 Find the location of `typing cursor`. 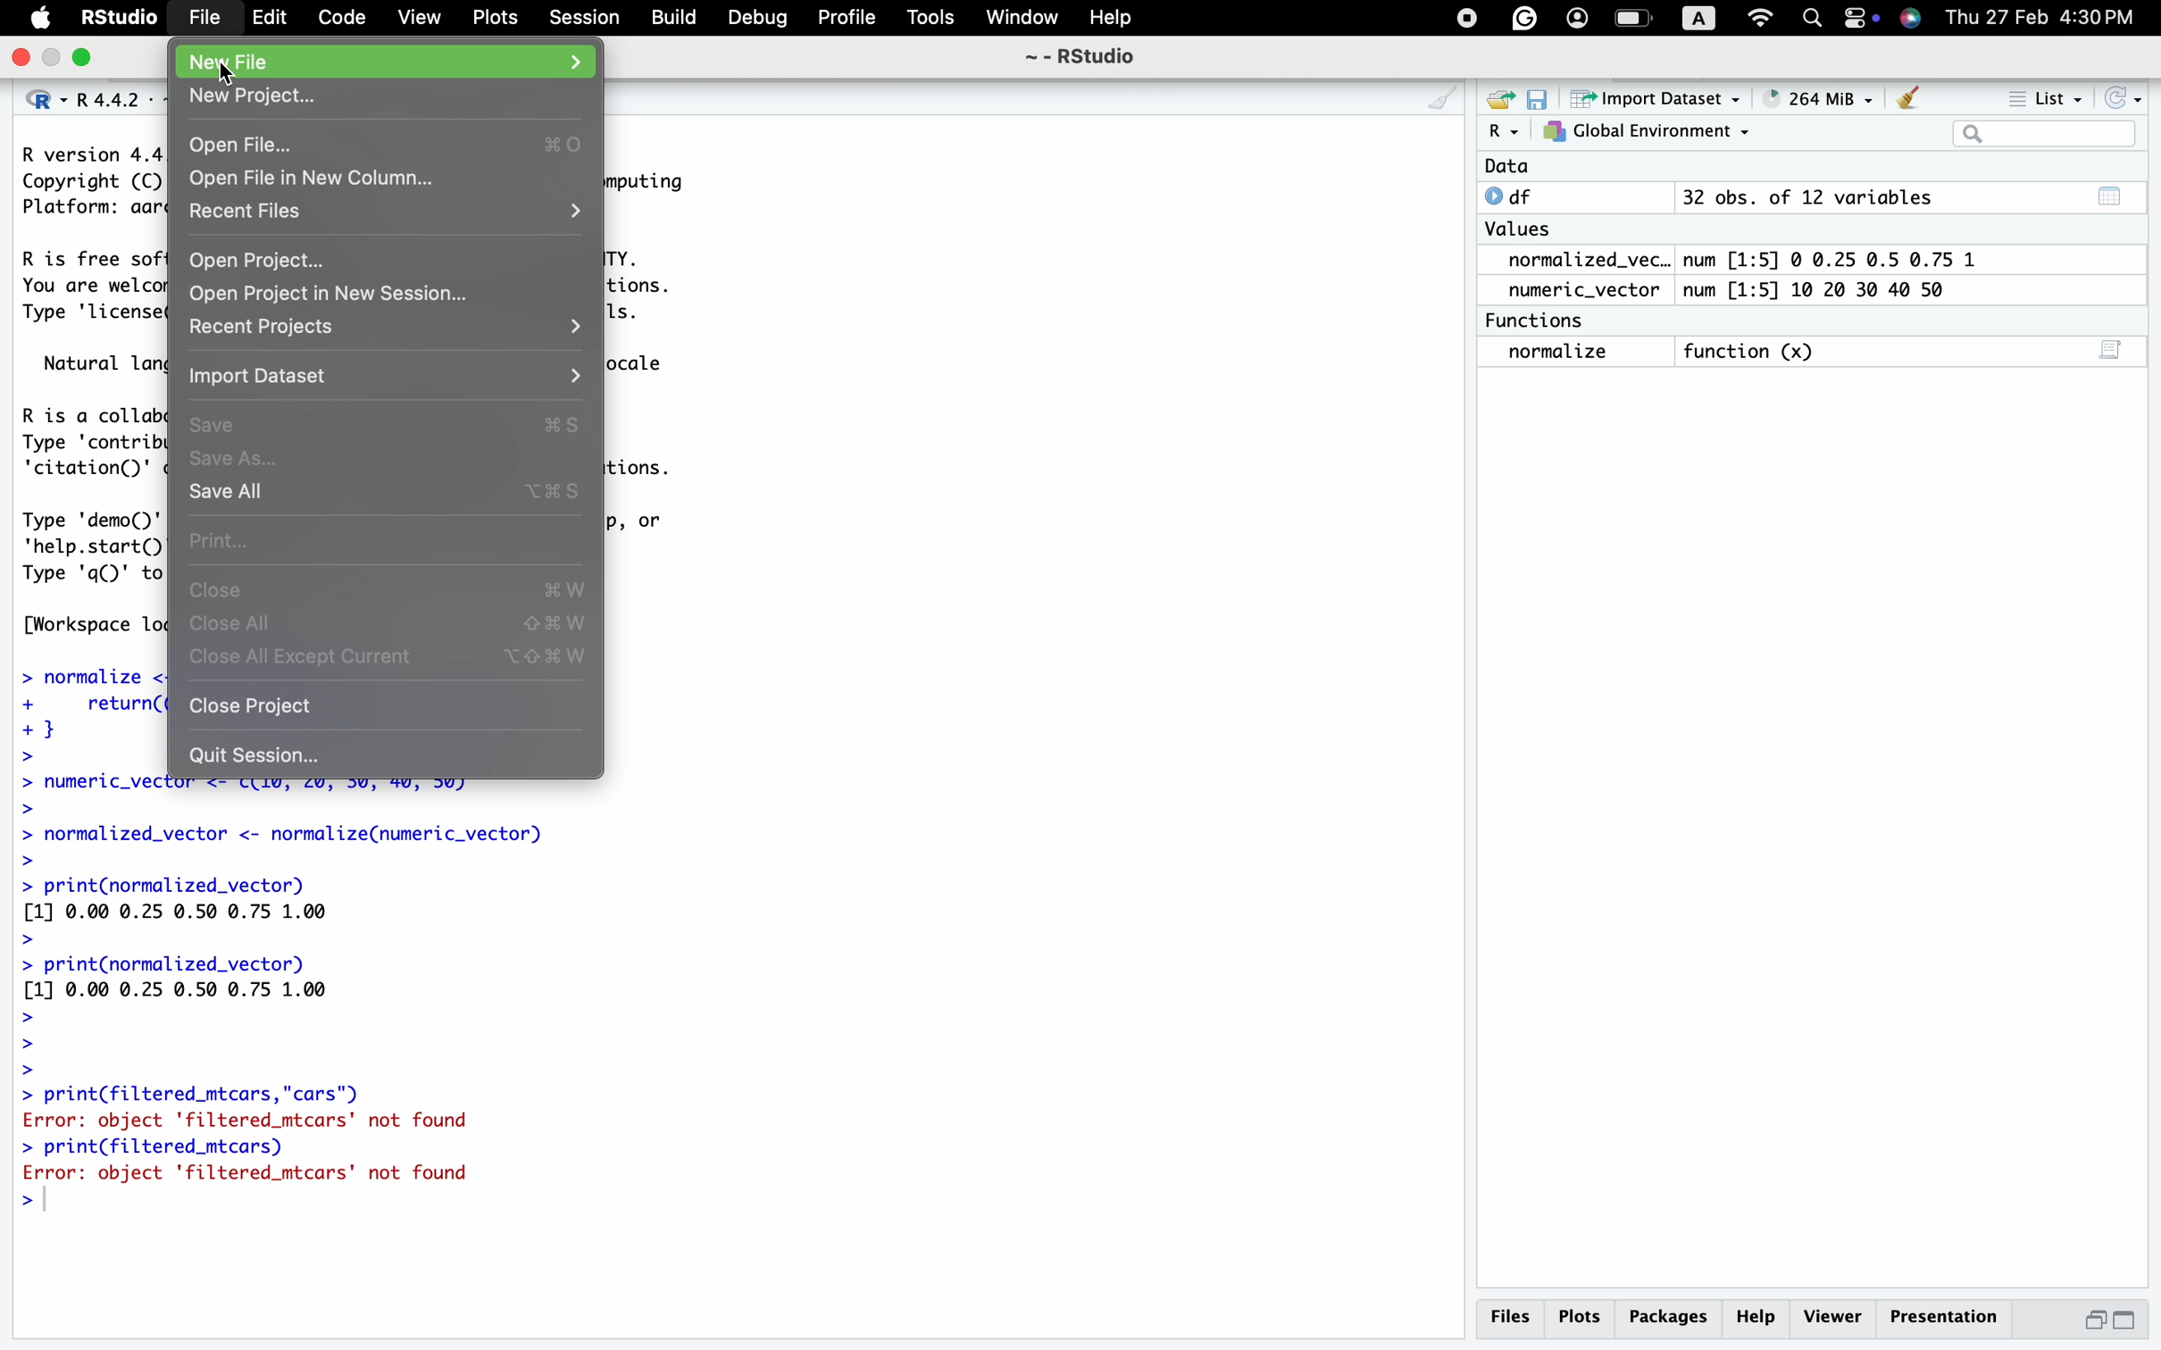

typing cursor is located at coordinates (54, 1204).